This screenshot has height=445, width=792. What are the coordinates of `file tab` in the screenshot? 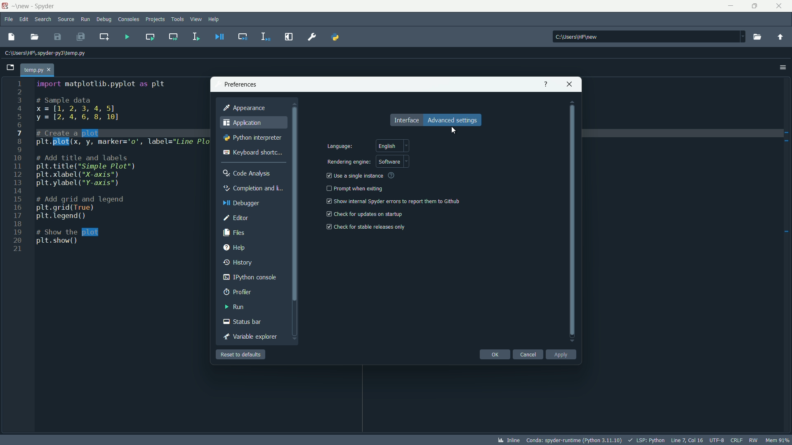 It's located at (38, 69).